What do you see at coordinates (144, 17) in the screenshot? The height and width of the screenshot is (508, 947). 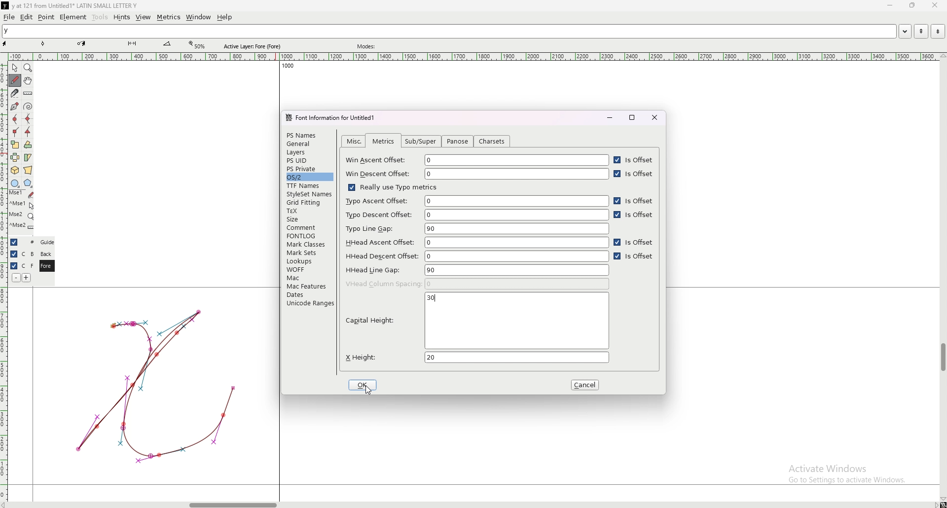 I see `view` at bounding box center [144, 17].